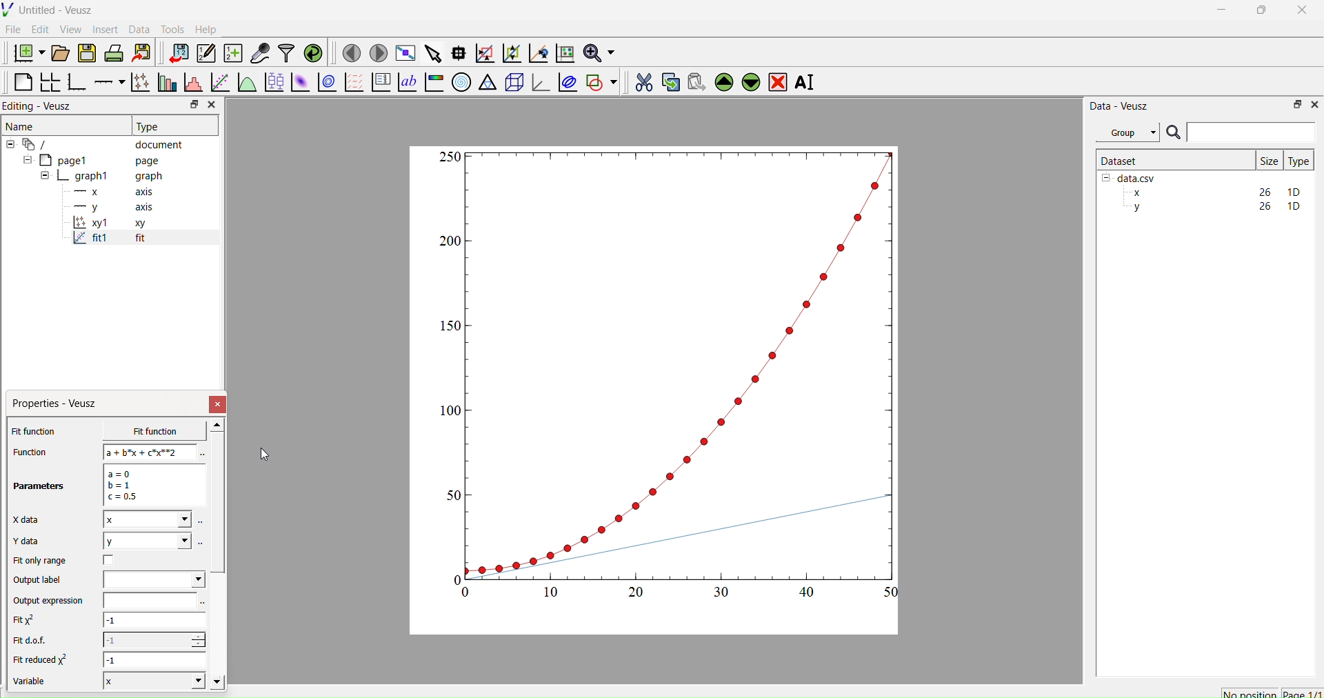 The width and height of the screenshot is (1324, 698). I want to click on document, so click(100, 143).